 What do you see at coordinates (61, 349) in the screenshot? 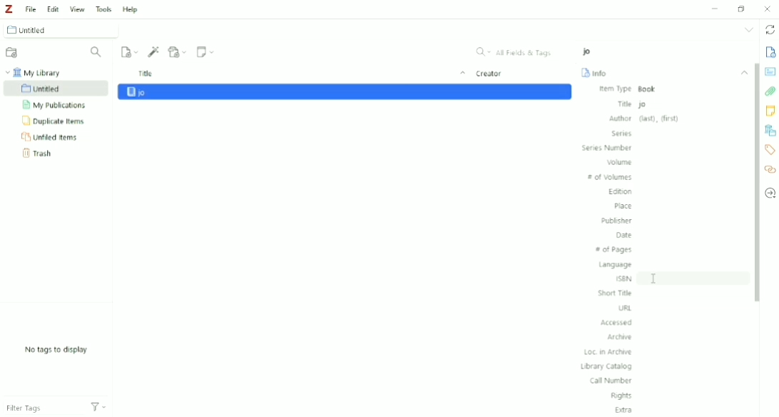
I see `No tags to display` at bounding box center [61, 349].